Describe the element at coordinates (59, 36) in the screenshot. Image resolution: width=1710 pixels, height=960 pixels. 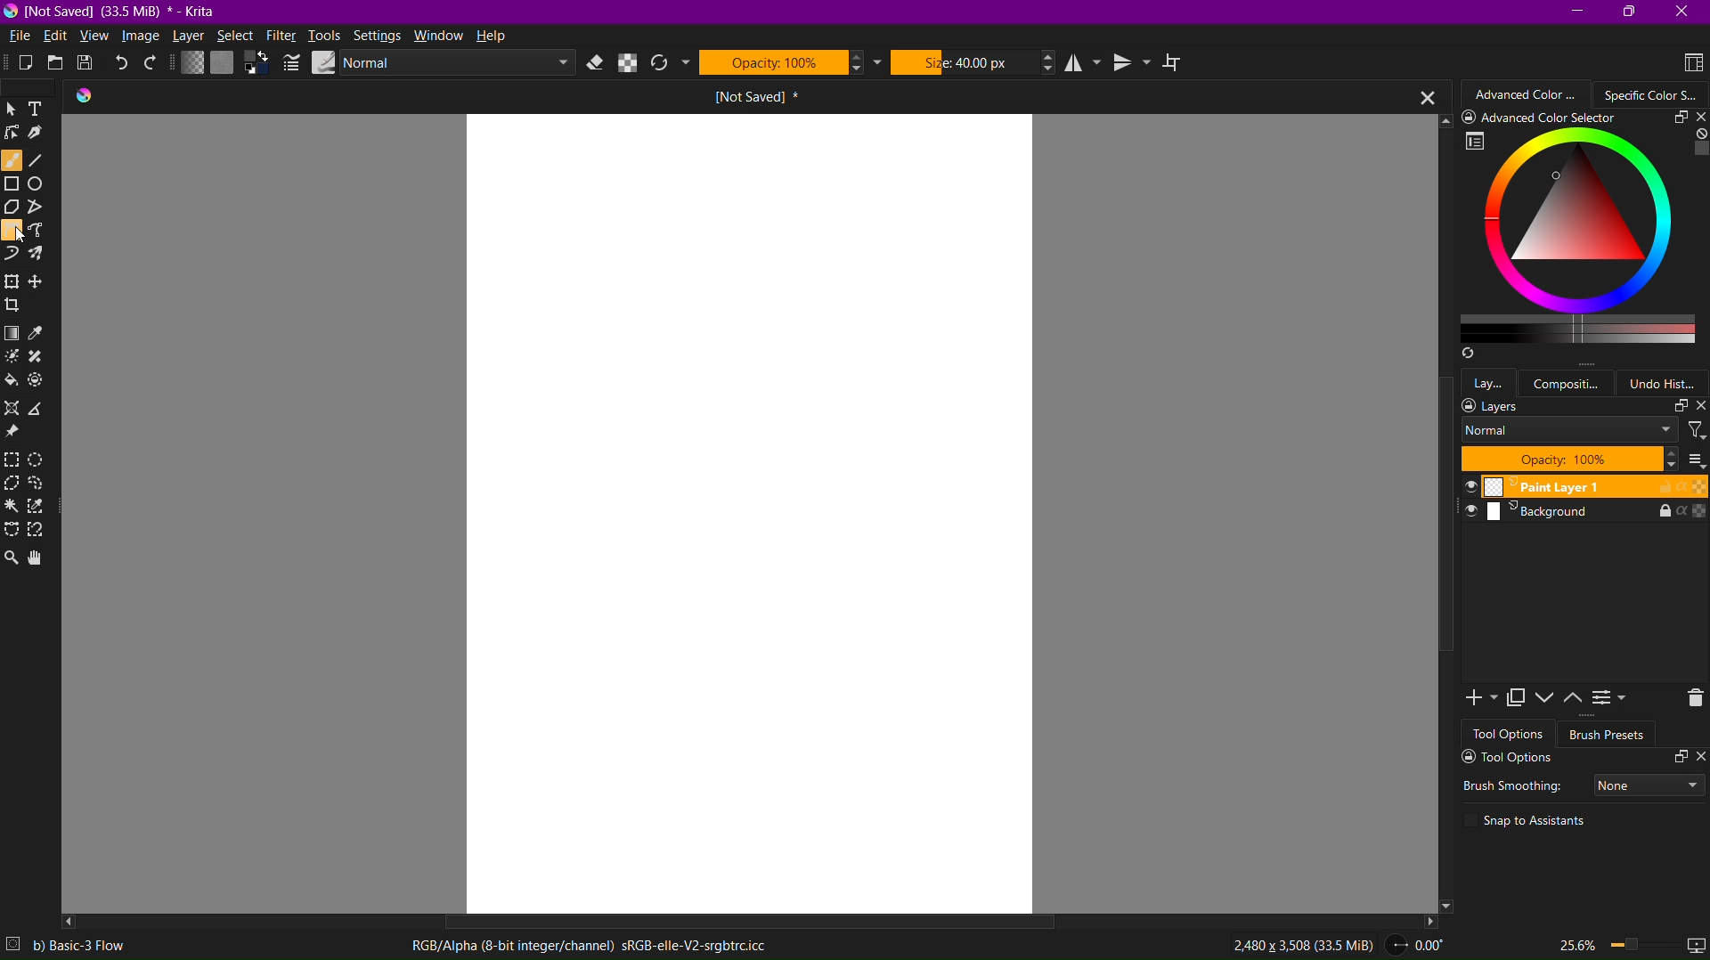
I see `Edit` at that location.